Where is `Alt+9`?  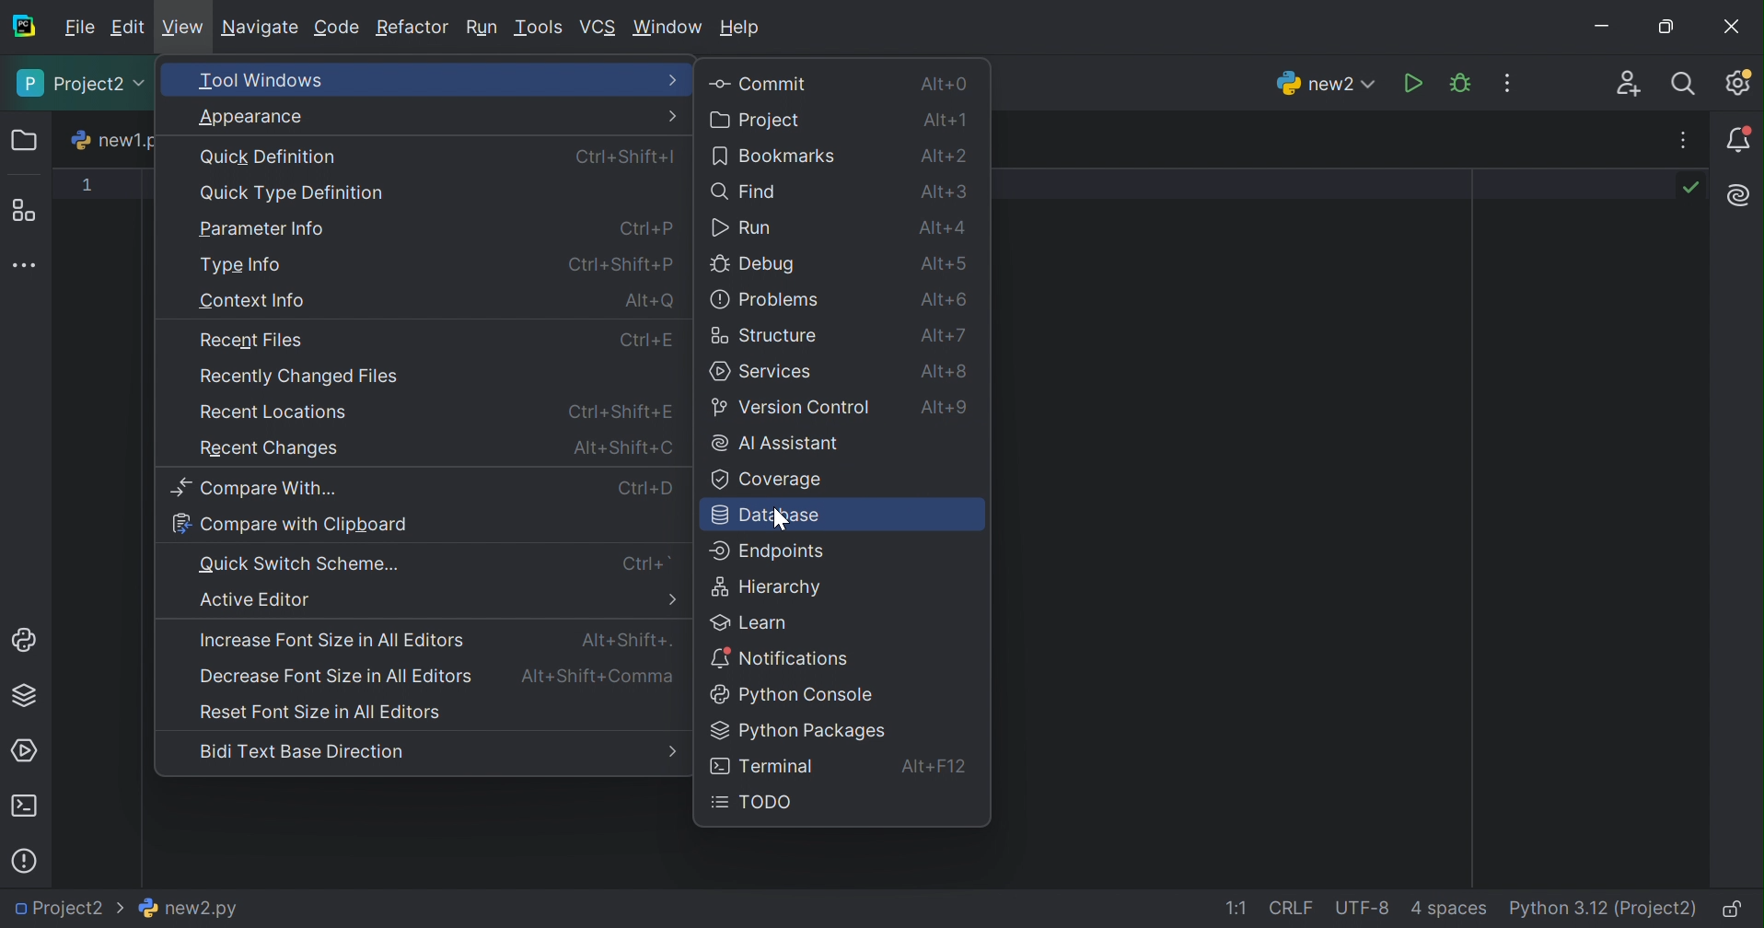 Alt+9 is located at coordinates (949, 411).